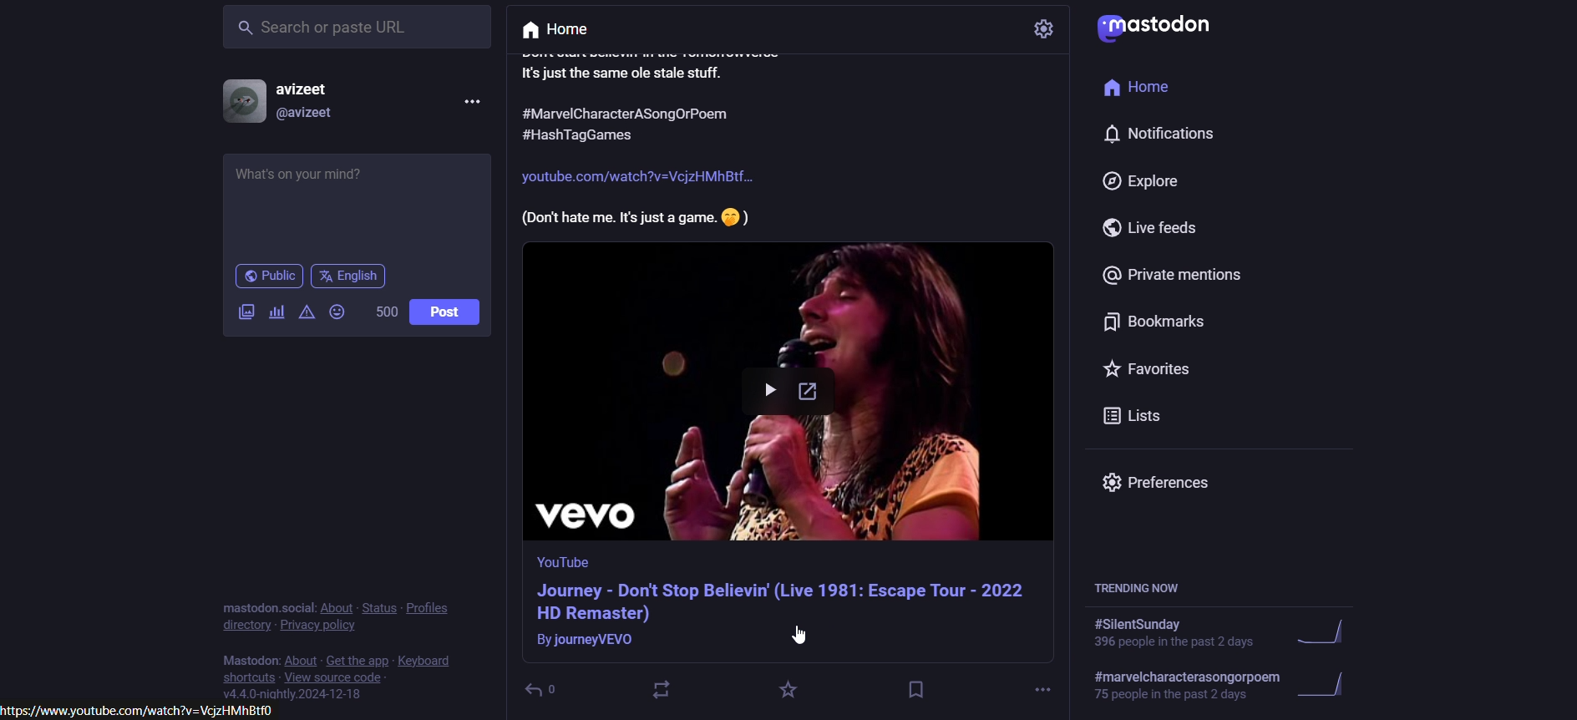  What do you see at coordinates (335, 609) in the screenshot?
I see `about` at bounding box center [335, 609].